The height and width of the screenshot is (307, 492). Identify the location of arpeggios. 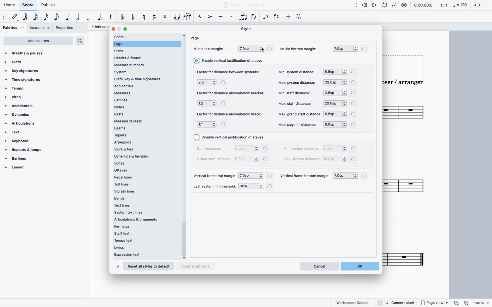
(144, 142).